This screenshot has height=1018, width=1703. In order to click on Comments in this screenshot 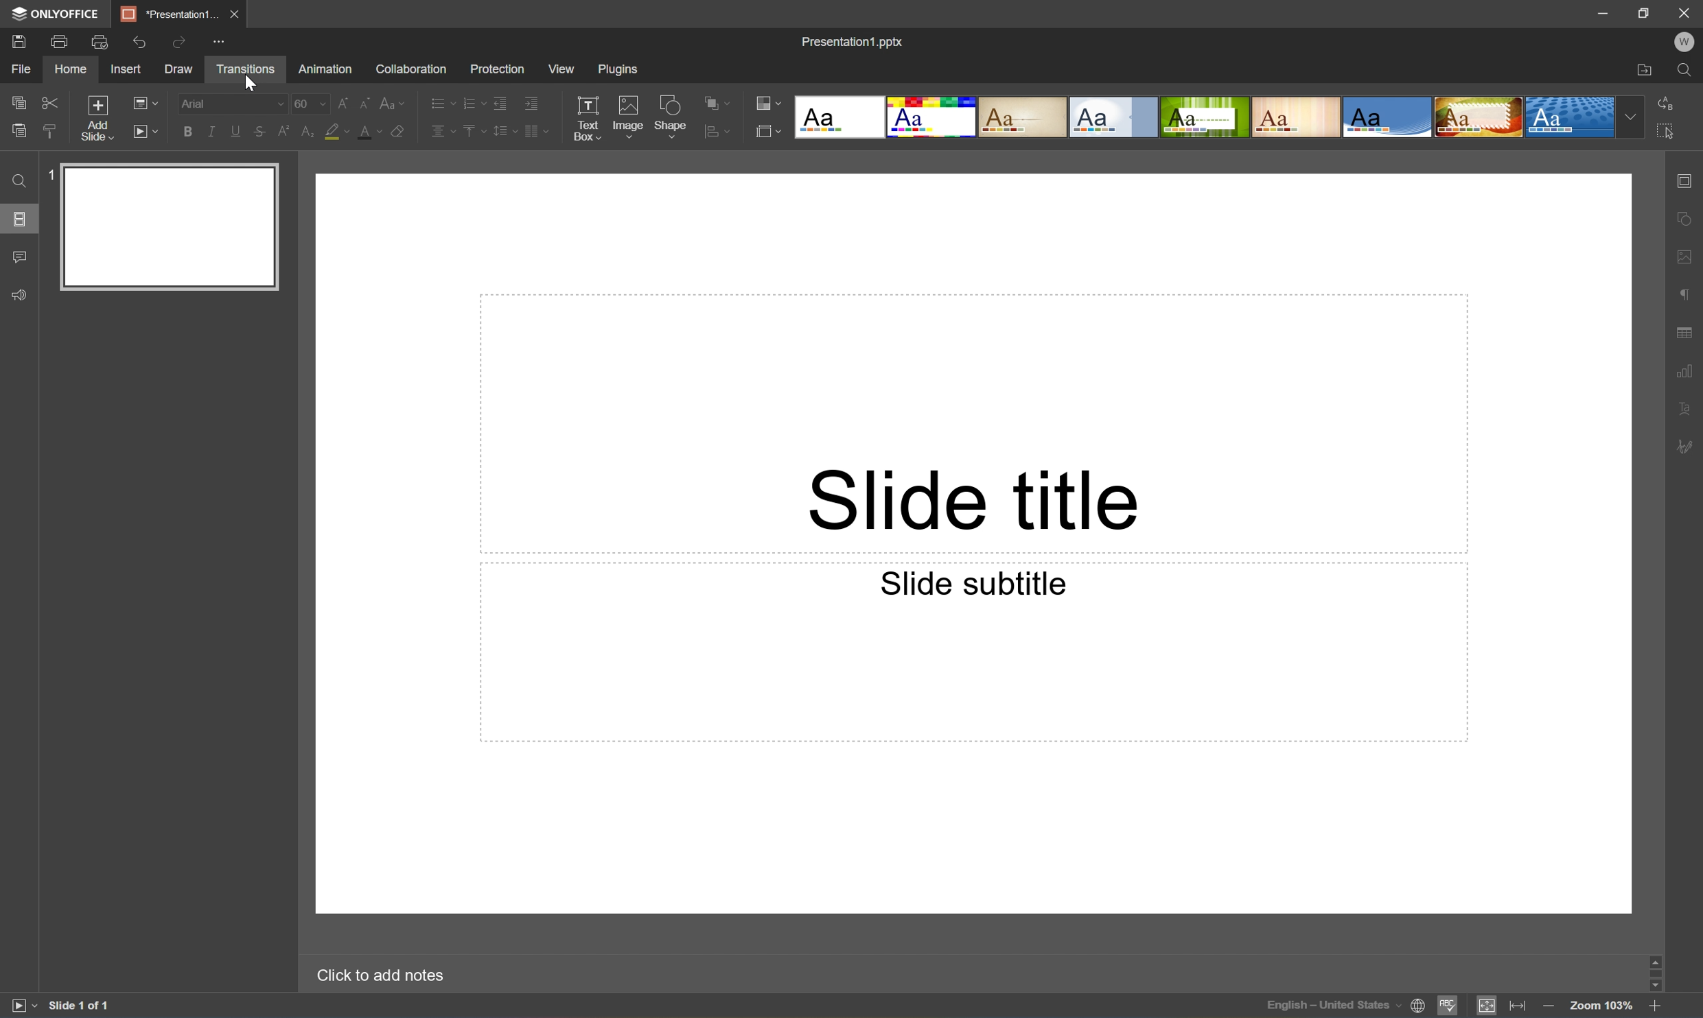, I will do `click(19, 255)`.